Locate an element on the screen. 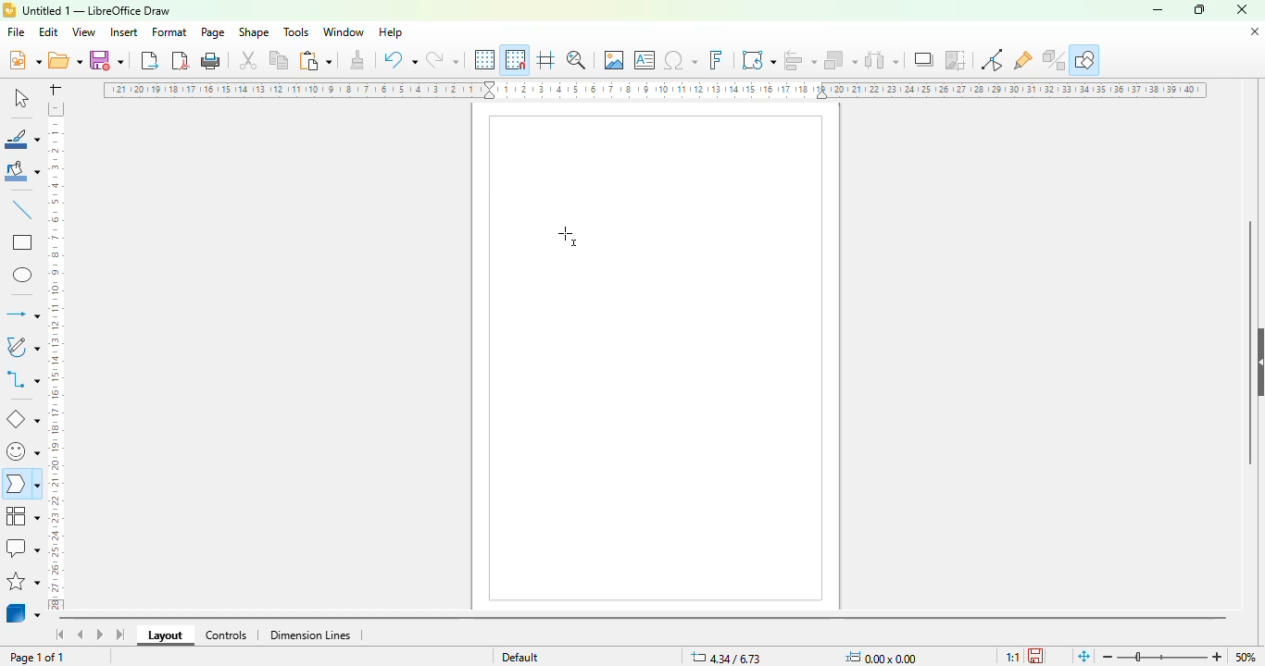 Image resolution: width=1265 pixels, height=666 pixels. shadow is located at coordinates (923, 59).